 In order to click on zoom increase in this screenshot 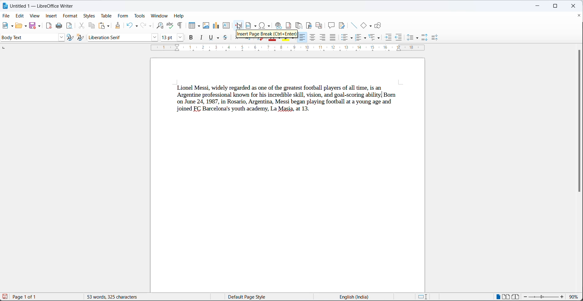, I will do `click(562, 297)`.